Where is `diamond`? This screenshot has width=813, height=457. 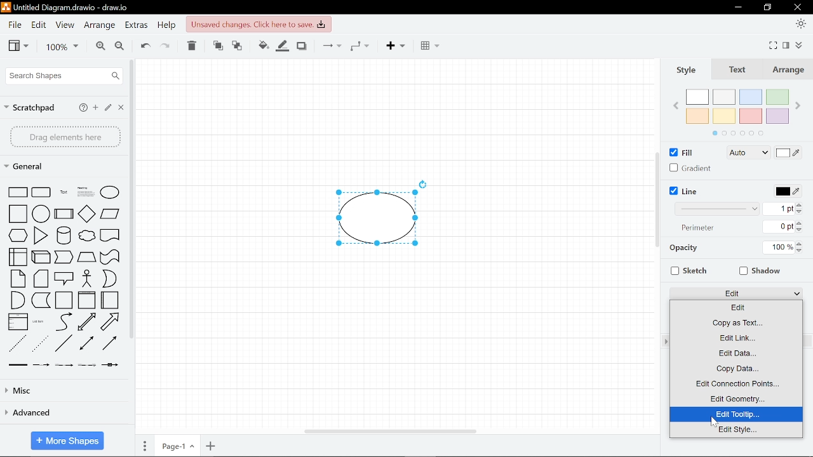
diamond is located at coordinates (86, 213).